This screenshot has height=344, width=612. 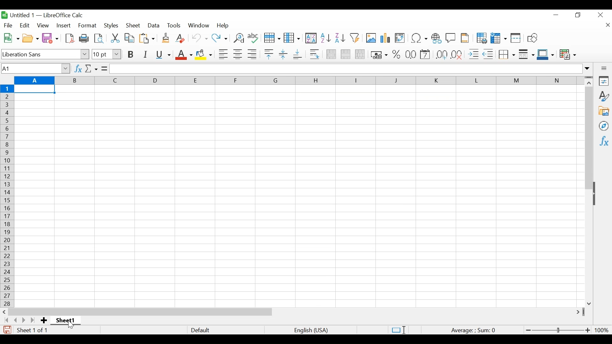 I want to click on Insert Comment, so click(x=450, y=39).